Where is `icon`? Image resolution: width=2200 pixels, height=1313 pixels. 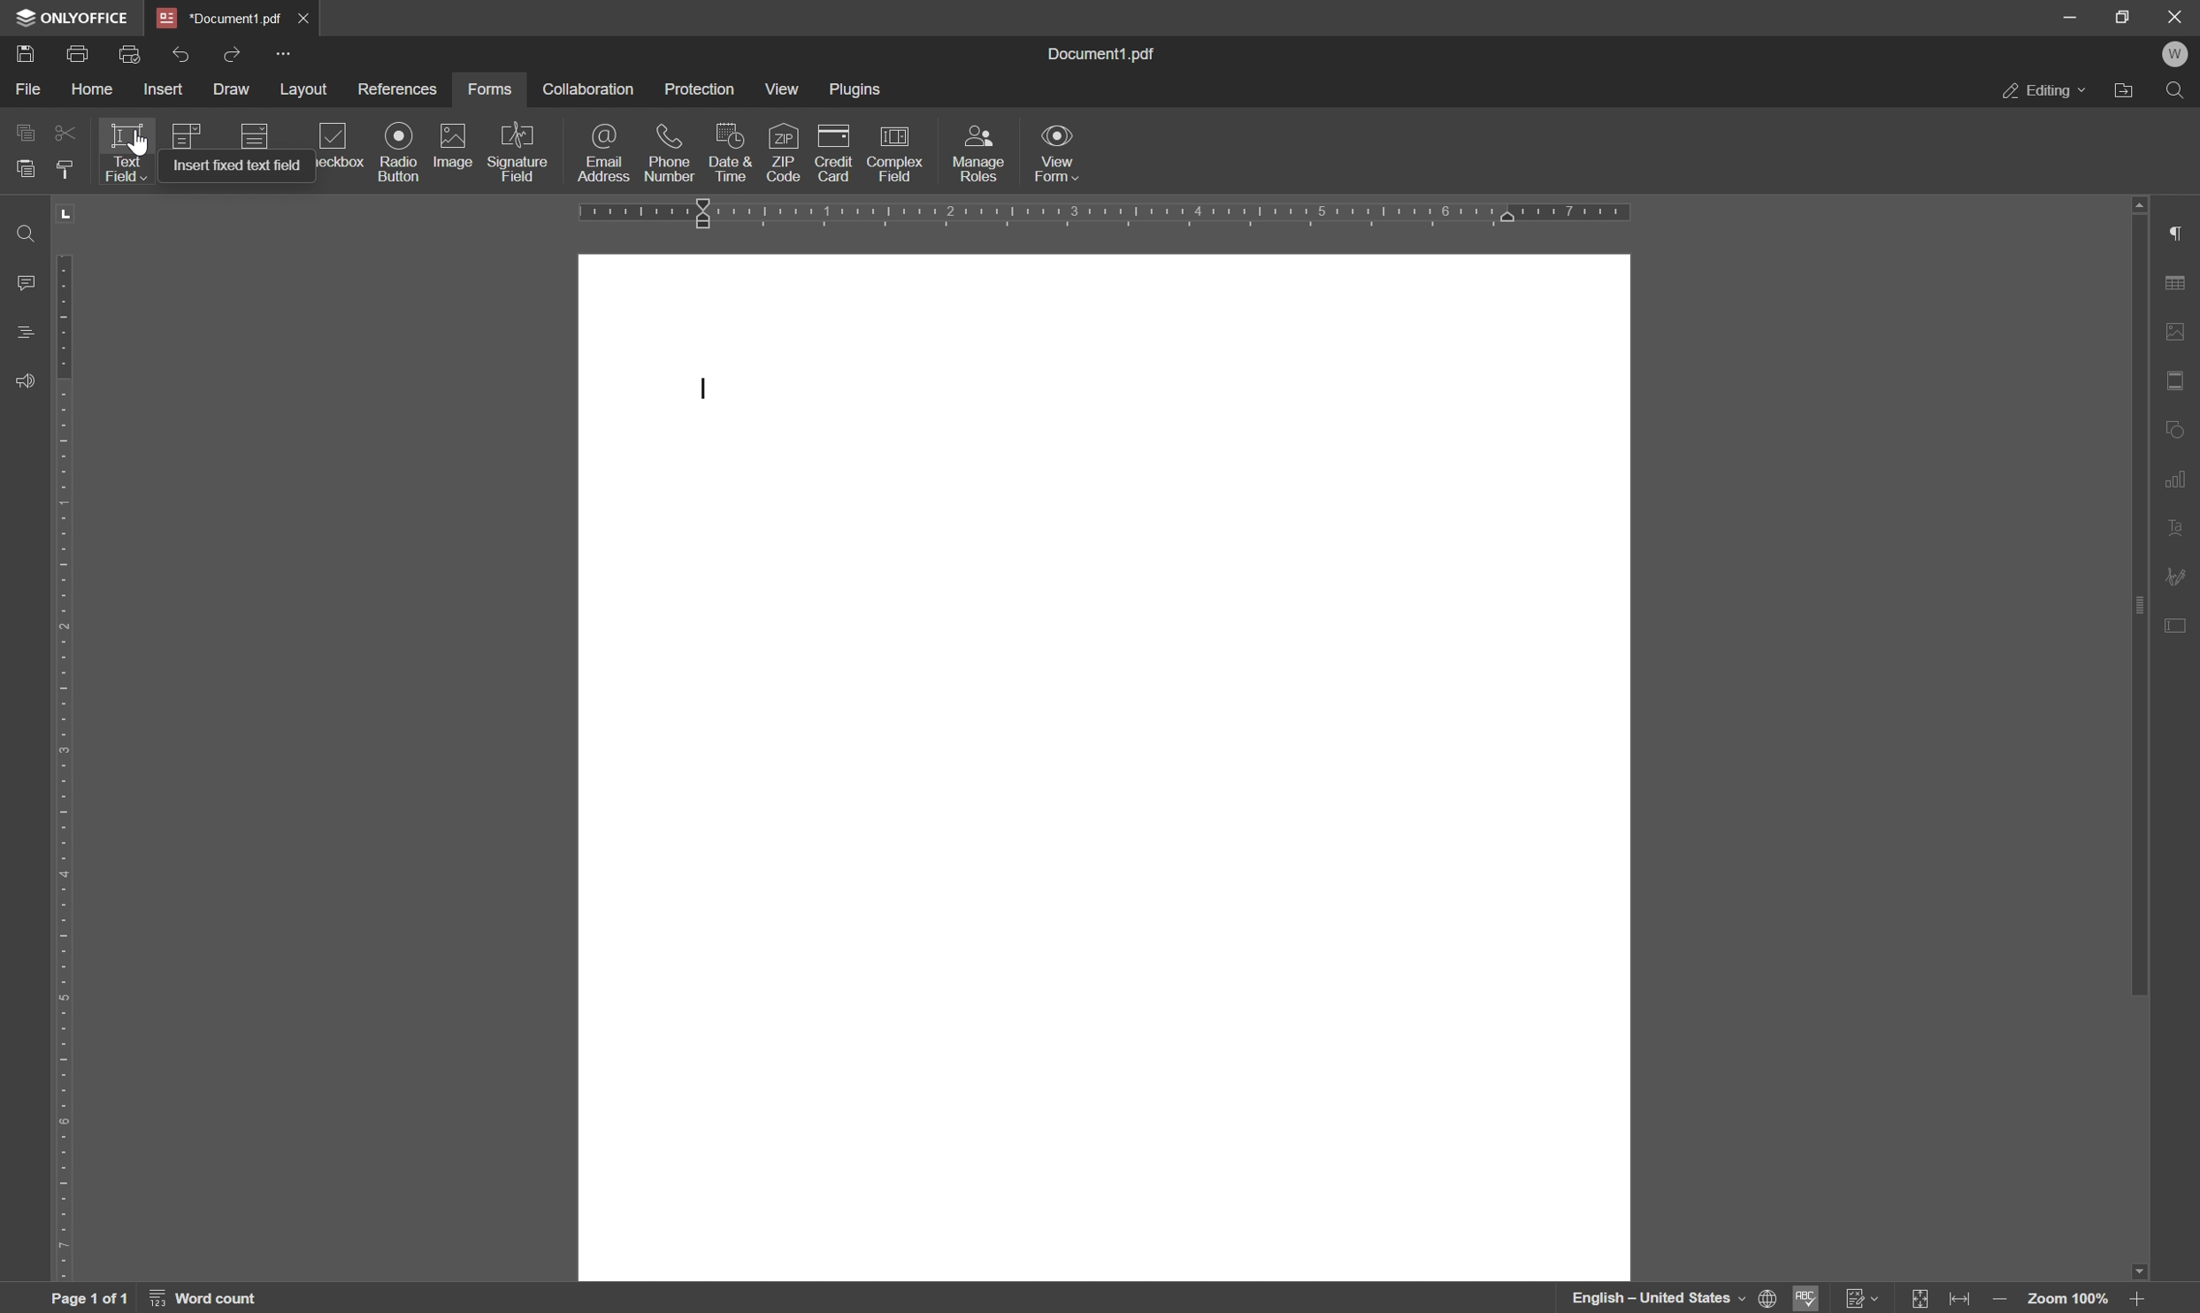
icon is located at coordinates (188, 134).